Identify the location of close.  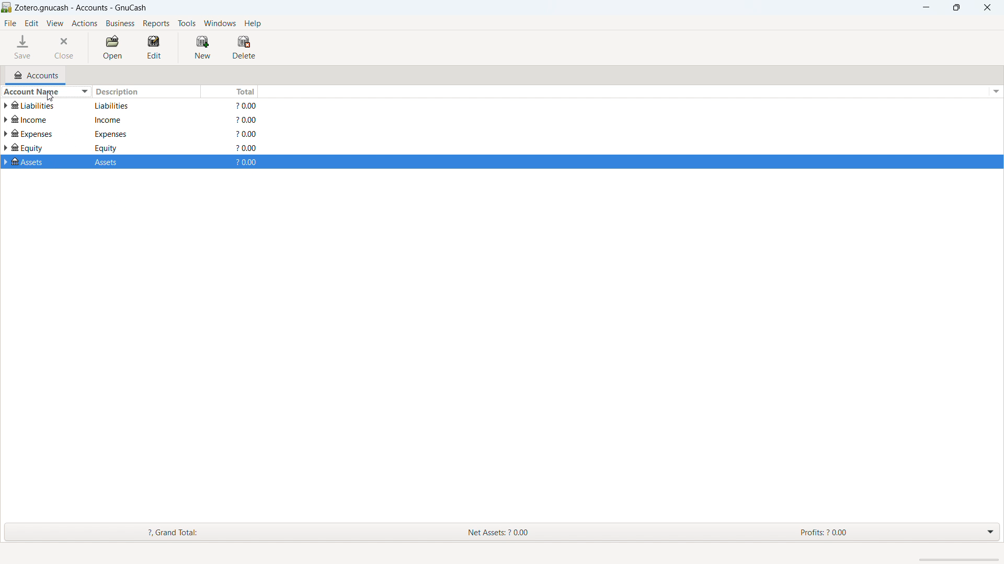
(66, 46).